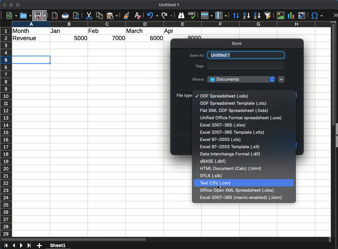 This screenshot has height=249, width=338. I want to click on last sheet, so click(29, 246).